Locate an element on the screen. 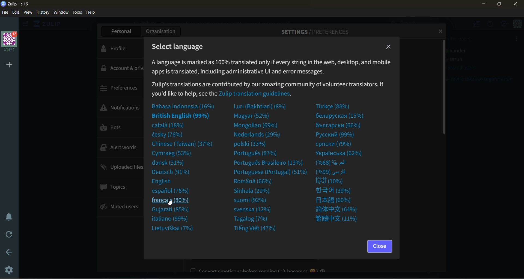 This screenshot has width=524, height=279. main menu is located at coordinates (499, 25).